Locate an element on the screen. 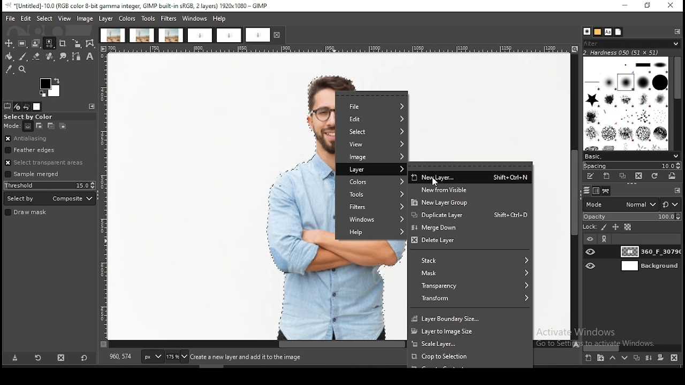 The image size is (685, 385). document history is located at coordinates (619, 32).